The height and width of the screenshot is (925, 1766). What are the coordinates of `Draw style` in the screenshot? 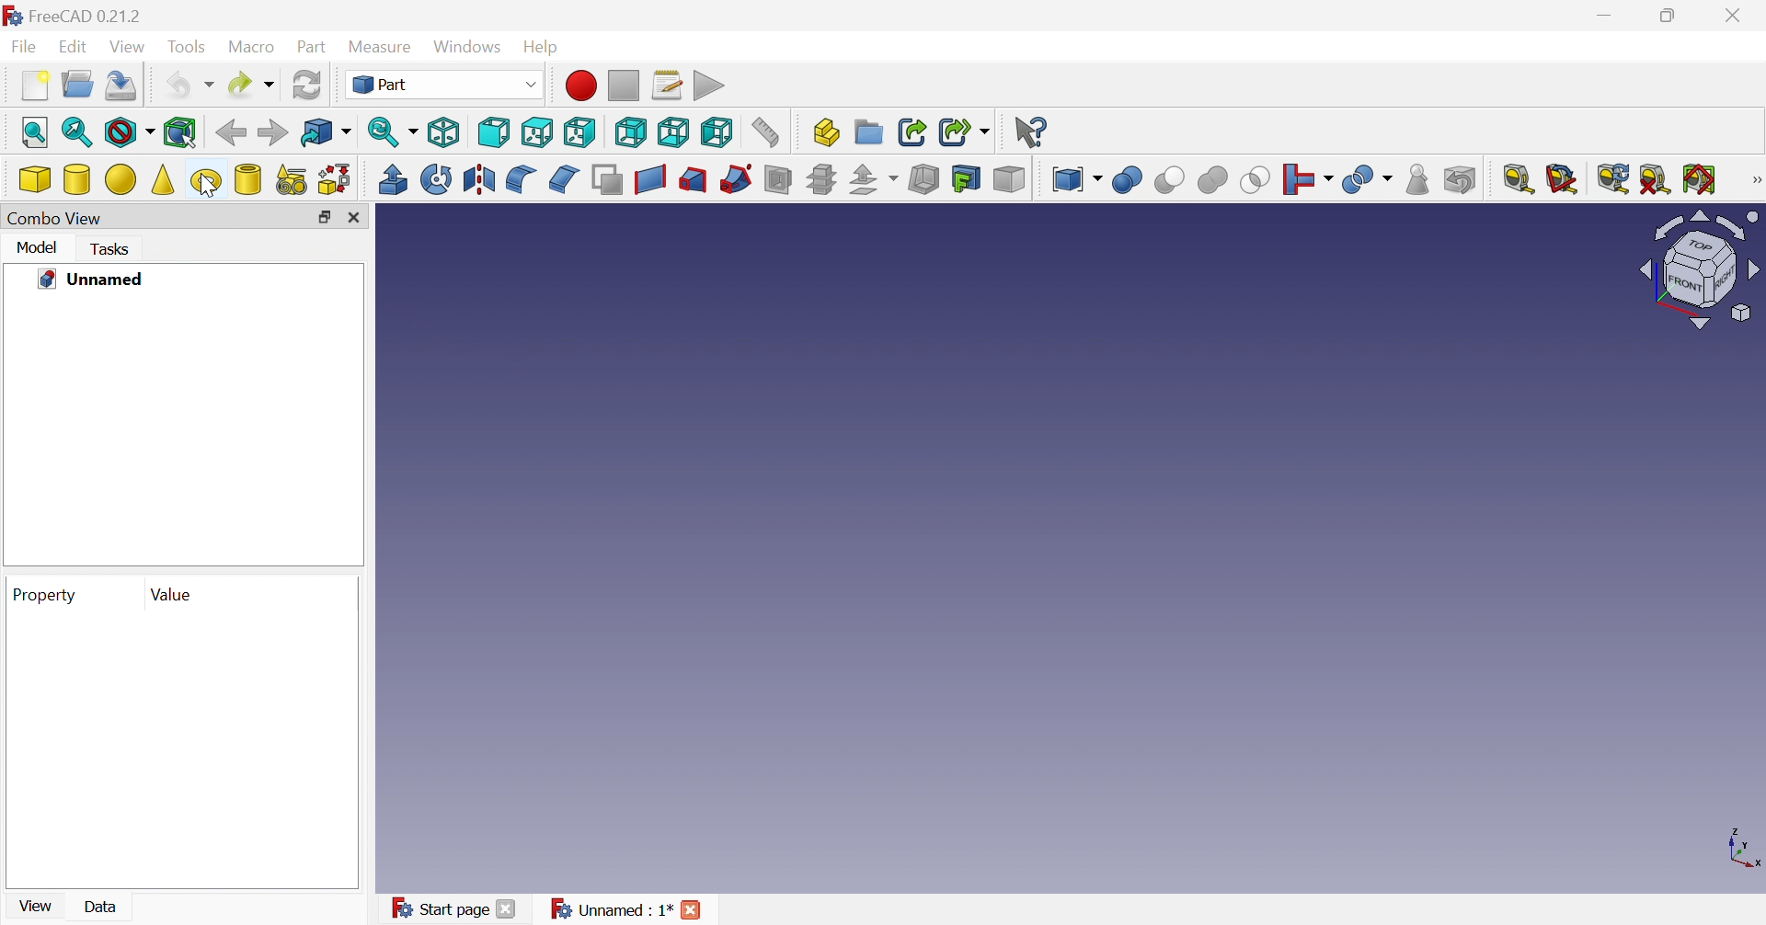 It's located at (132, 135).